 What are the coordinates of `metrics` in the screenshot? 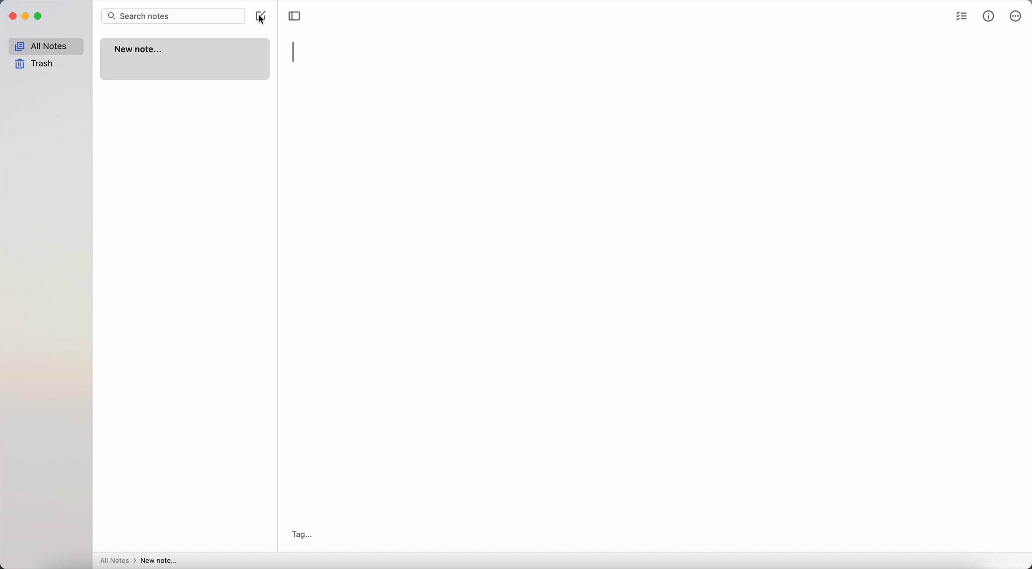 It's located at (989, 18).